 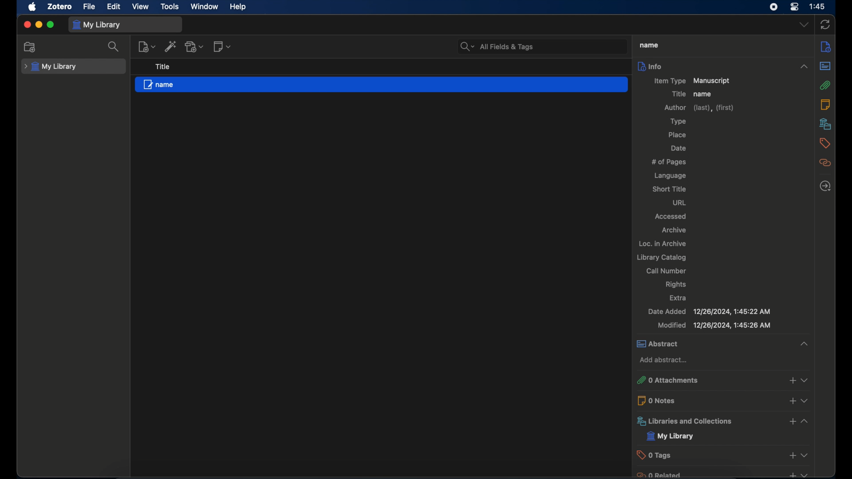 What do you see at coordinates (665, 360) in the screenshot?
I see `add abstract` at bounding box center [665, 360].